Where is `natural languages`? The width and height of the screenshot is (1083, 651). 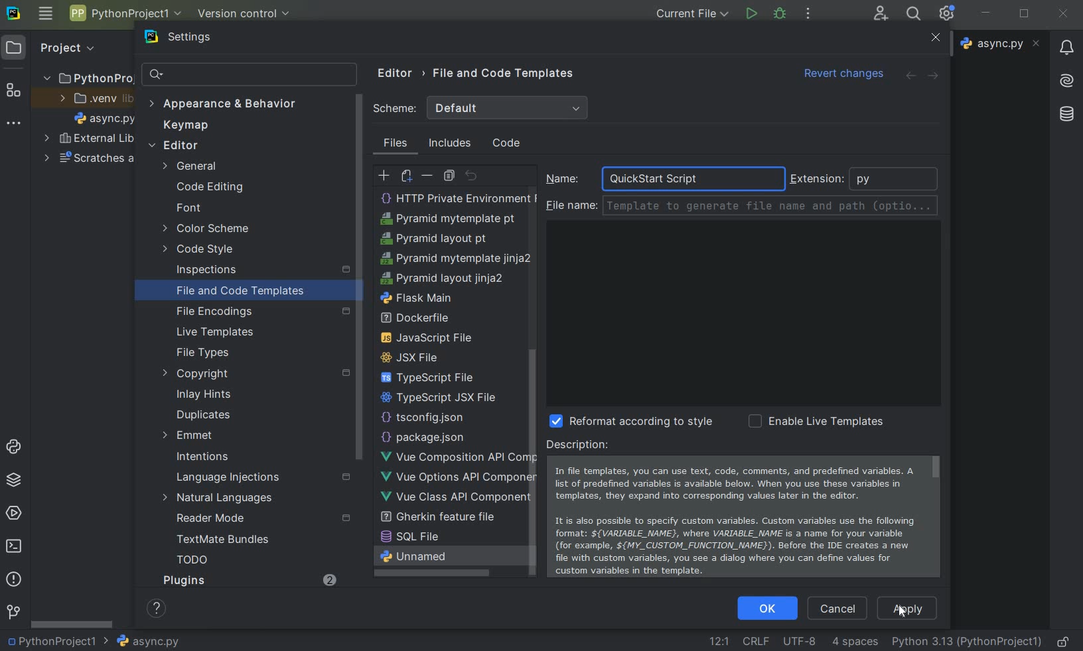 natural languages is located at coordinates (227, 499).